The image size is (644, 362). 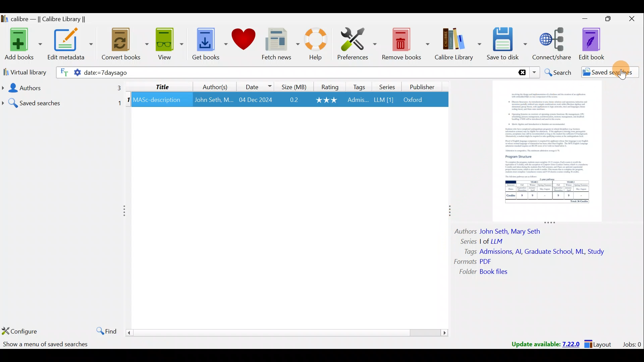 What do you see at coordinates (280, 44) in the screenshot?
I see `Fetch news` at bounding box center [280, 44].